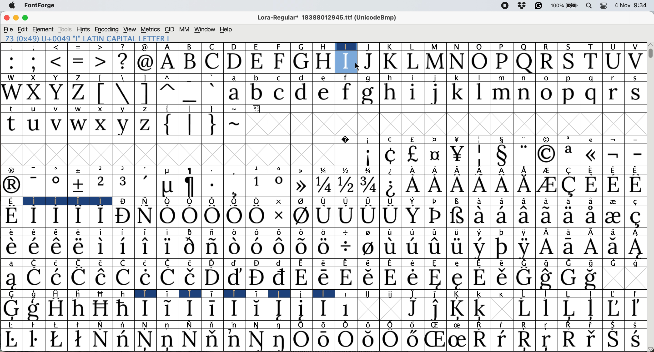  What do you see at coordinates (79, 125) in the screenshot?
I see `w` at bounding box center [79, 125].